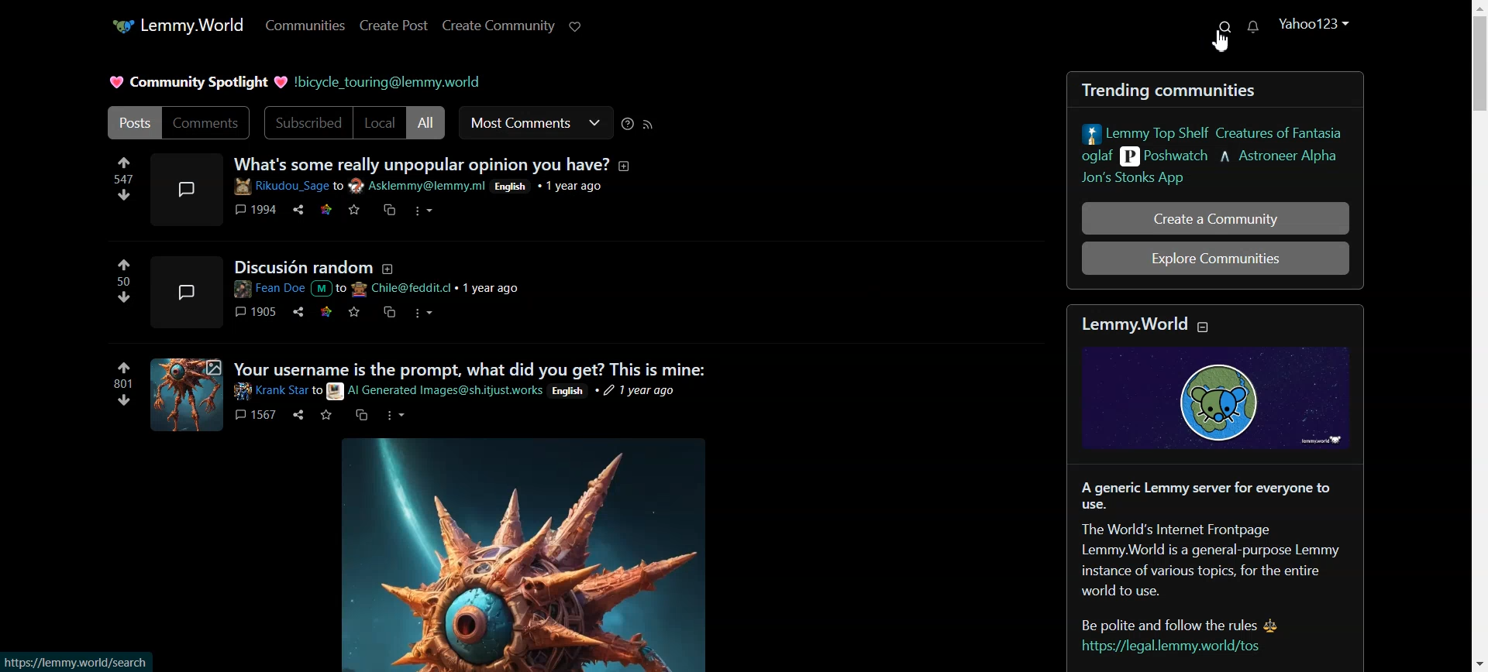 The width and height of the screenshot is (1488, 672). What do you see at coordinates (1215, 218) in the screenshot?
I see `Create a Community` at bounding box center [1215, 218].